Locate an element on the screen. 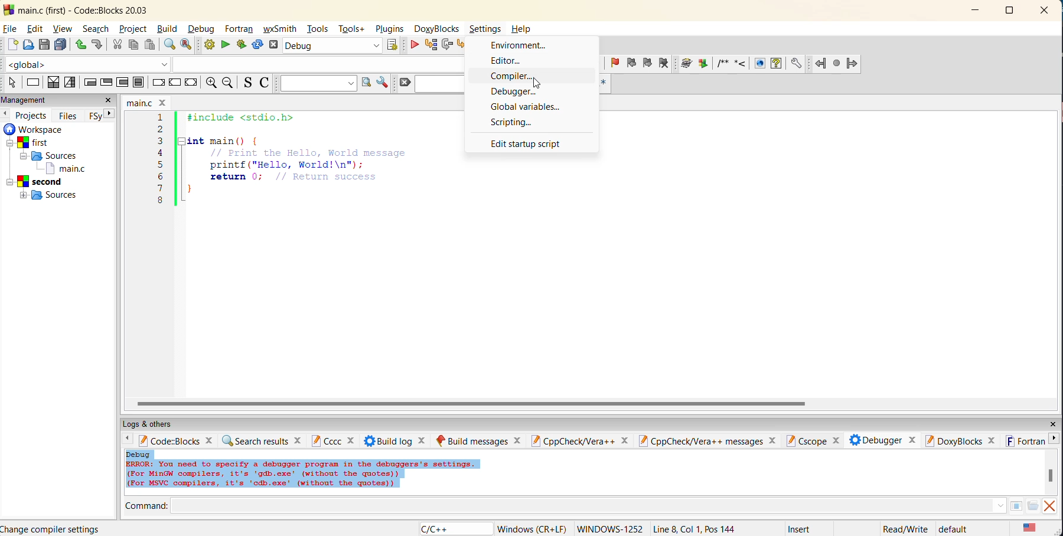  toggle comments is located at coordinates (263, 84).